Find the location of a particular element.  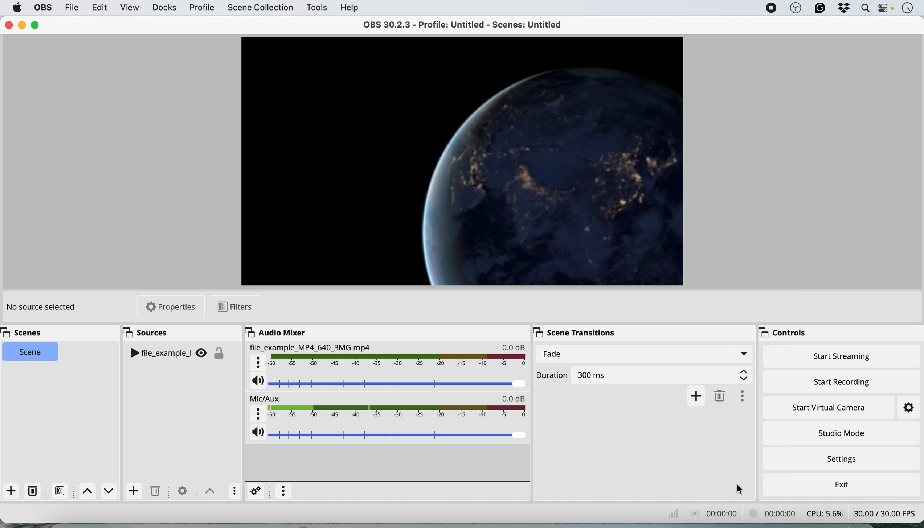

controls is located at coordinates (788, 334).